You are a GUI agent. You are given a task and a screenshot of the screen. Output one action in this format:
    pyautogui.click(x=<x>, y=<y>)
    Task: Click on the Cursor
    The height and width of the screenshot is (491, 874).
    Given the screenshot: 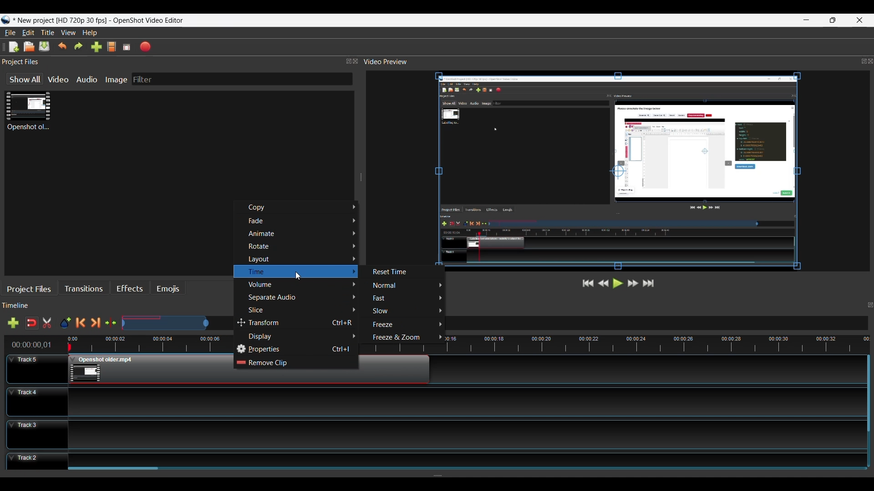 What is the action you would take?
    pyautogui.click(x=239, y=323)
    